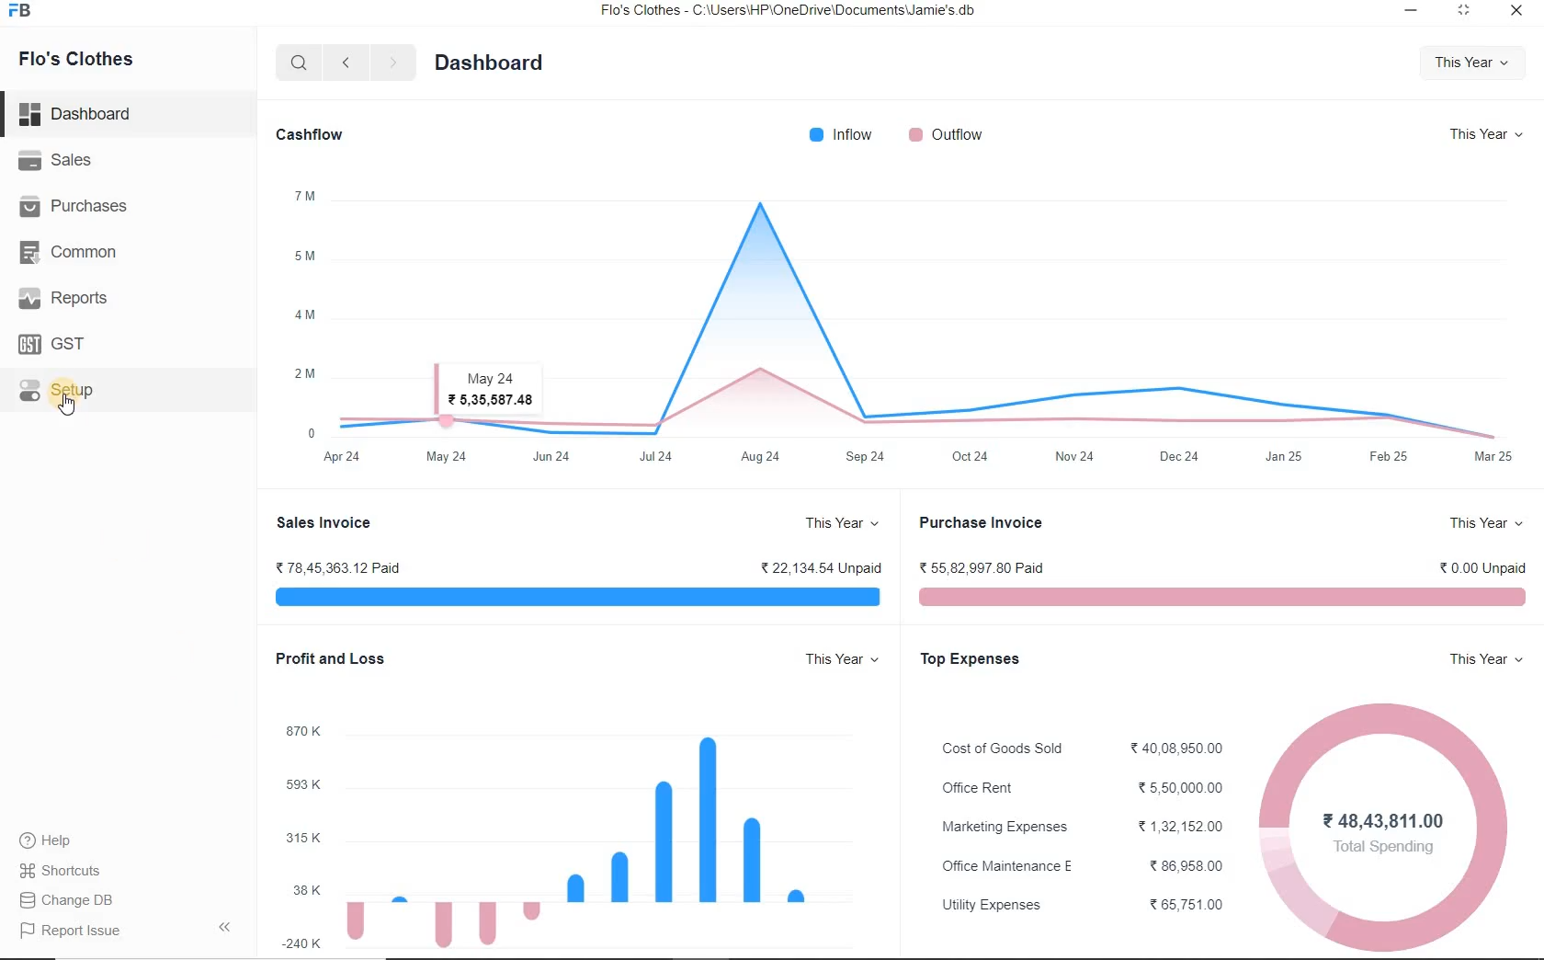 The image size is (1544, 960). What do you see at coordinates (296, 63) in the screenshot?
I see `search` at bounding box center [296, 63].